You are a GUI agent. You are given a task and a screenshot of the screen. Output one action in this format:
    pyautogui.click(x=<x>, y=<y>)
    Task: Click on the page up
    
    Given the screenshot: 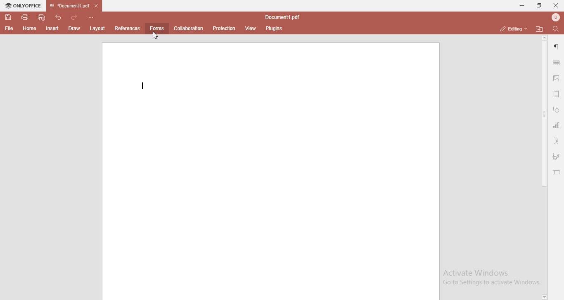 What is the action you would take?
    pyautogui.click(x=544, y=37)
    